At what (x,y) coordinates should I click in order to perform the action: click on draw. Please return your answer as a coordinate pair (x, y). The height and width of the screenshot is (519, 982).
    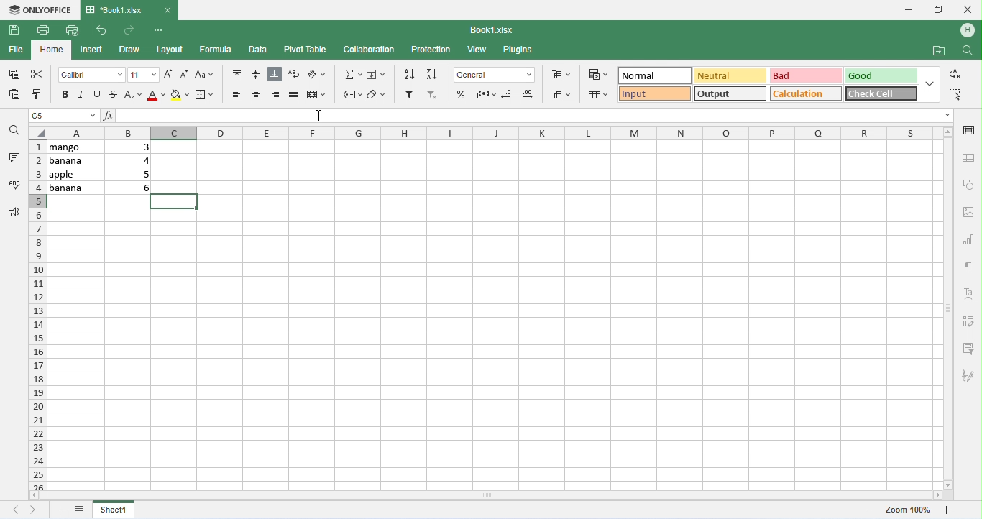
    Looking at the image, I should click on (131, 50).